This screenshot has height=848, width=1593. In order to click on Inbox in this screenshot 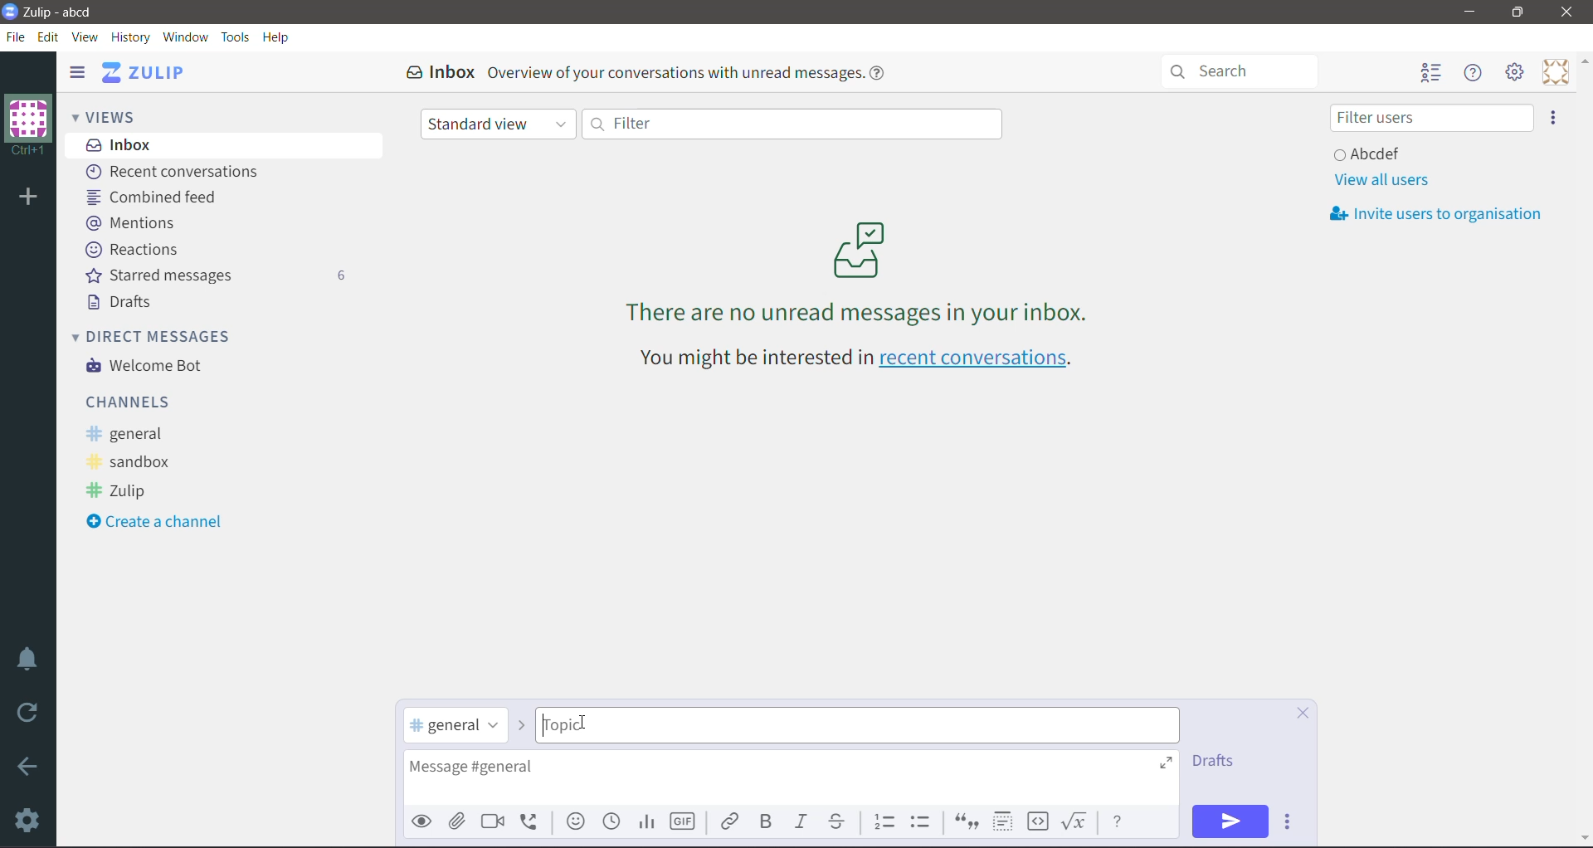, I will do `click(225, 144)`.